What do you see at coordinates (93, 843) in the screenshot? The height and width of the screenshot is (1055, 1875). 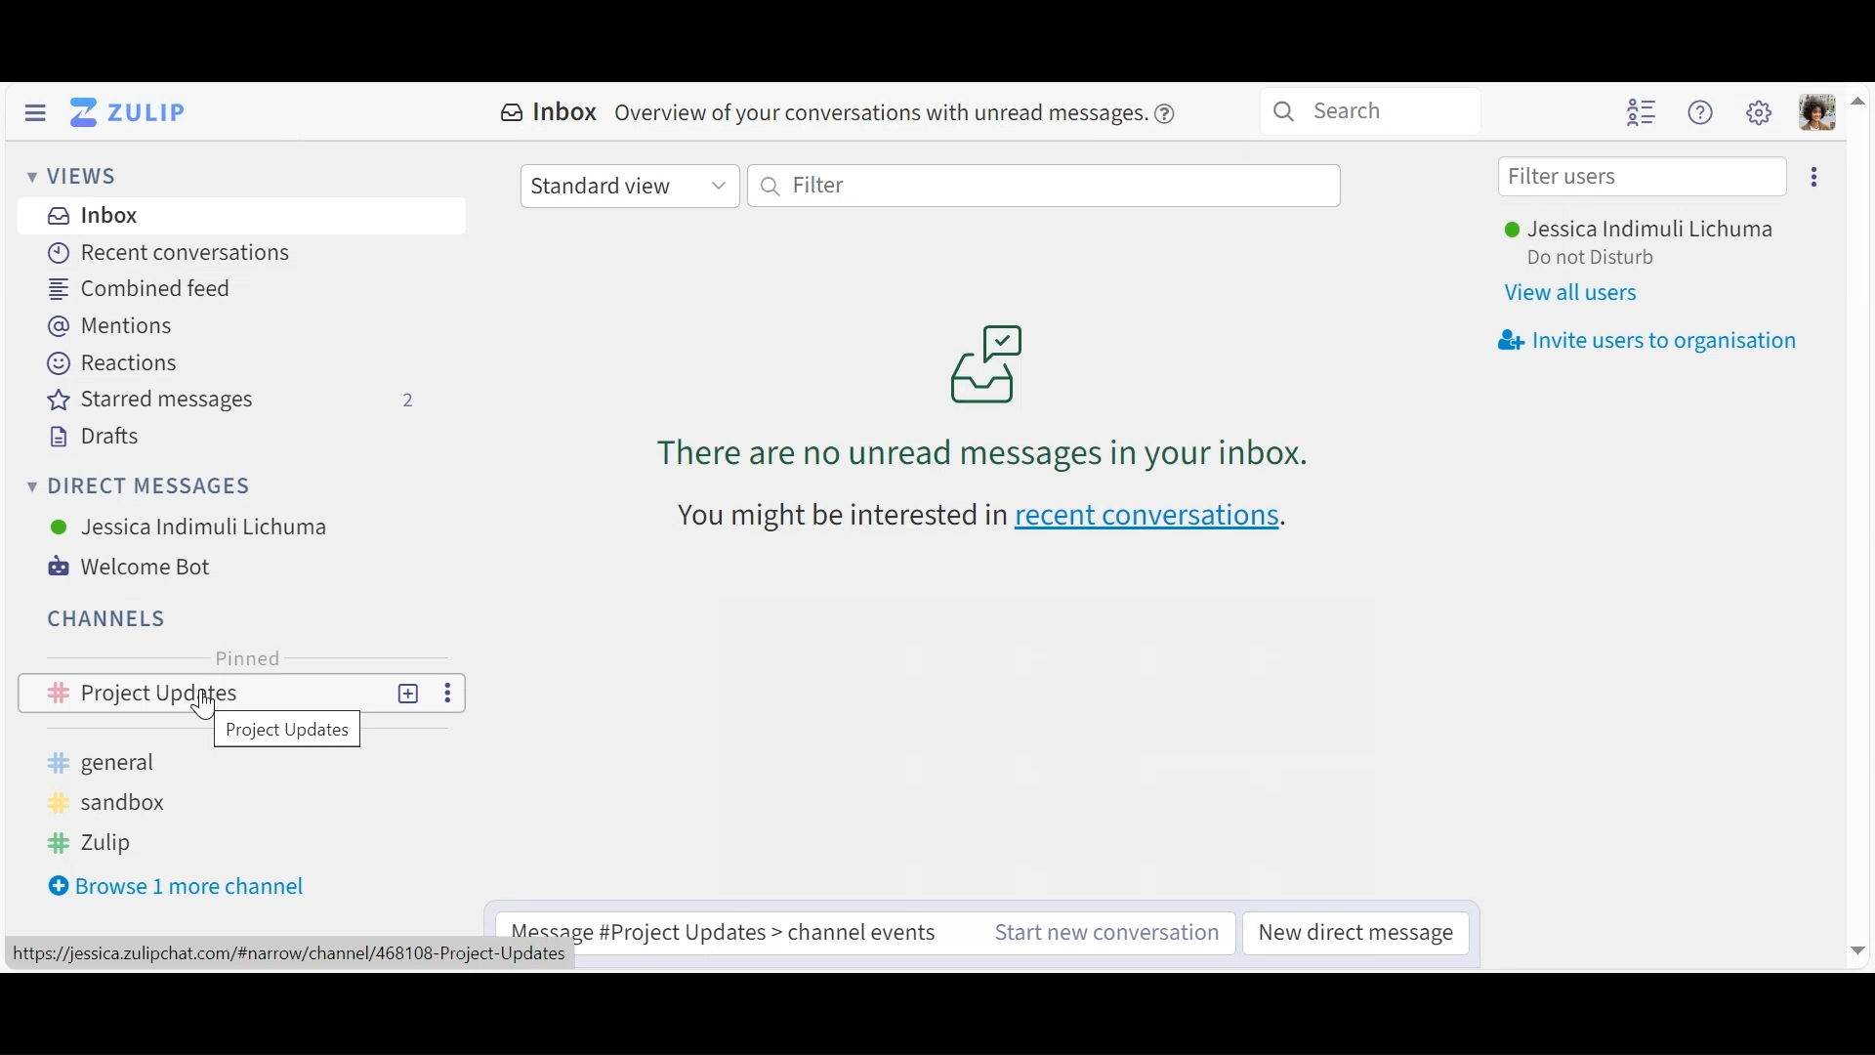 I see `zulip` at bounding box center [93, 843].